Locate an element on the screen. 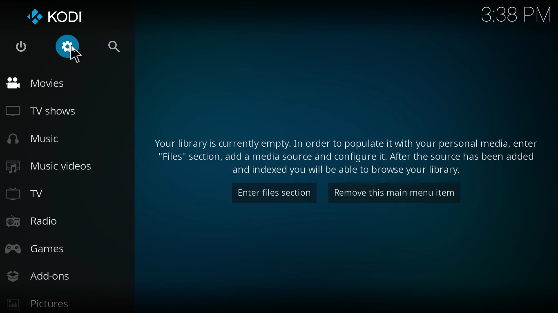 This screenshot has width=558, height=313. tv shows is located at coordinates (61, 110).